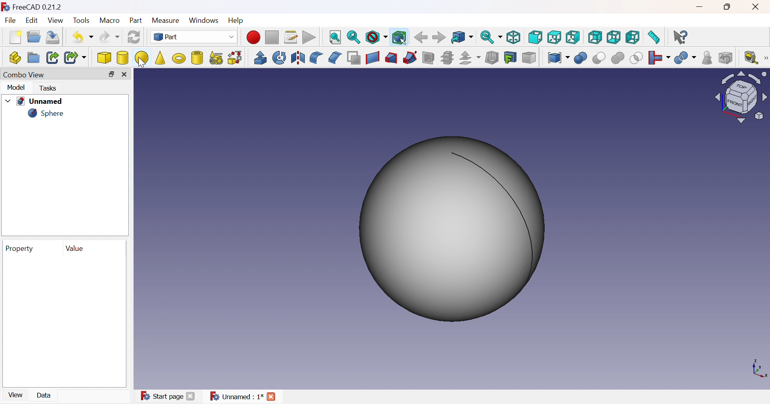 This screenshot has width=770, height=404. Describe the element at coordinates (354, 58) in the screenshot. I see `Make face from wires` at that location.